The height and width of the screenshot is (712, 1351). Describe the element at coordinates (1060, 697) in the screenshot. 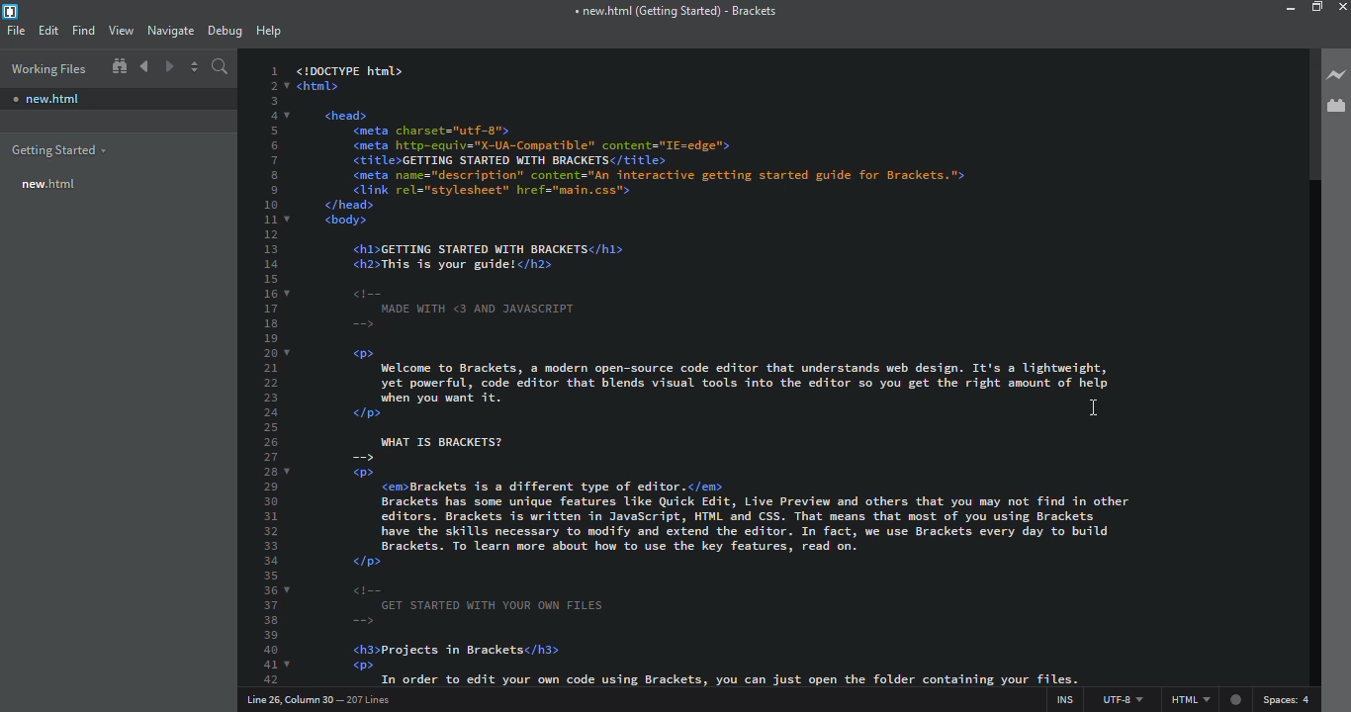

I see `ins` at that location.